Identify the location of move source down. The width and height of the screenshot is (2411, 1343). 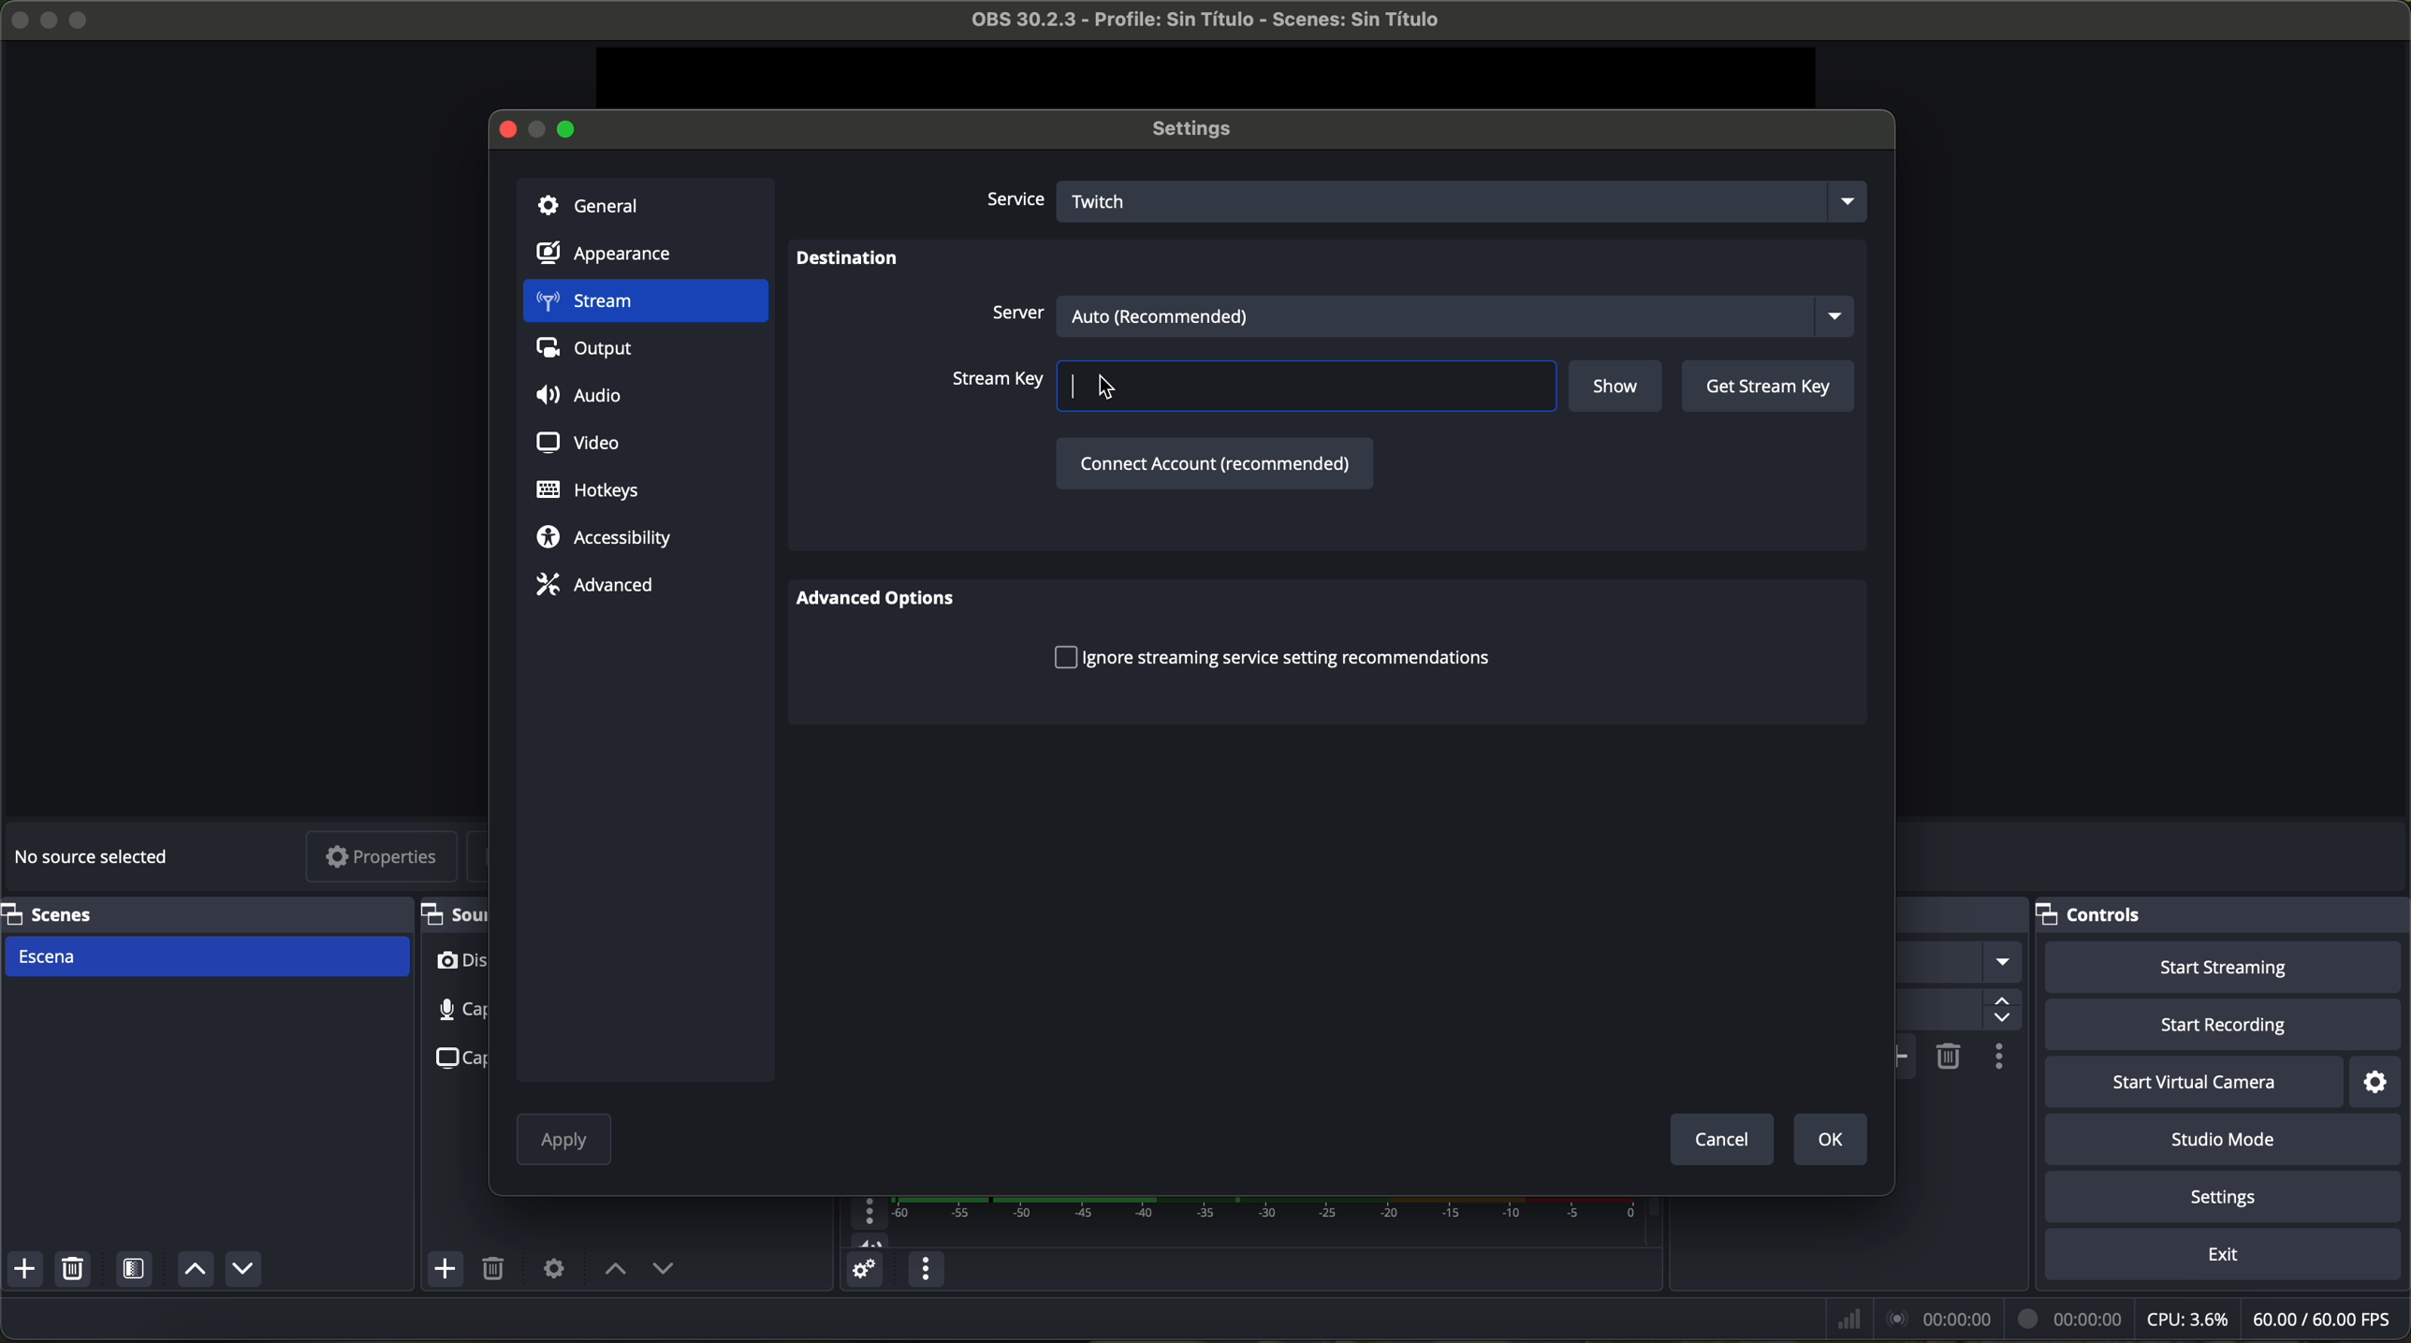
(242, 1268).